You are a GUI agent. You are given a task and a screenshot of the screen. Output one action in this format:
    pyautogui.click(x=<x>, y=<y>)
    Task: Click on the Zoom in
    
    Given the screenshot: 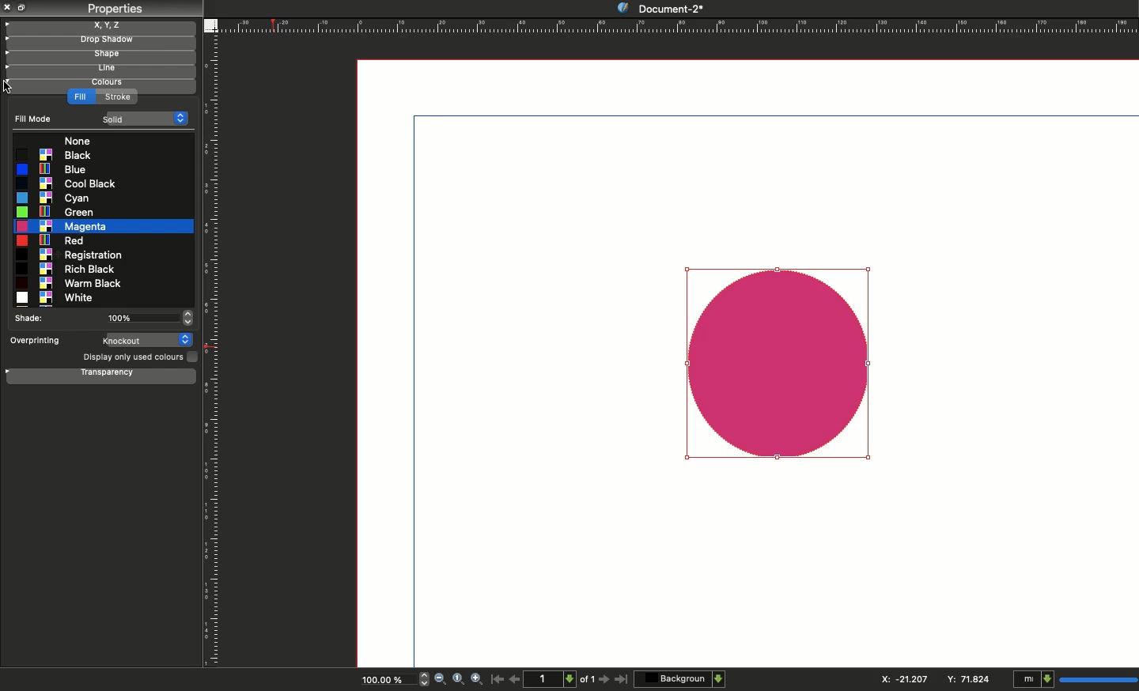 What is the action you would take?
    pyautogui.click(x=478, y=680)
    